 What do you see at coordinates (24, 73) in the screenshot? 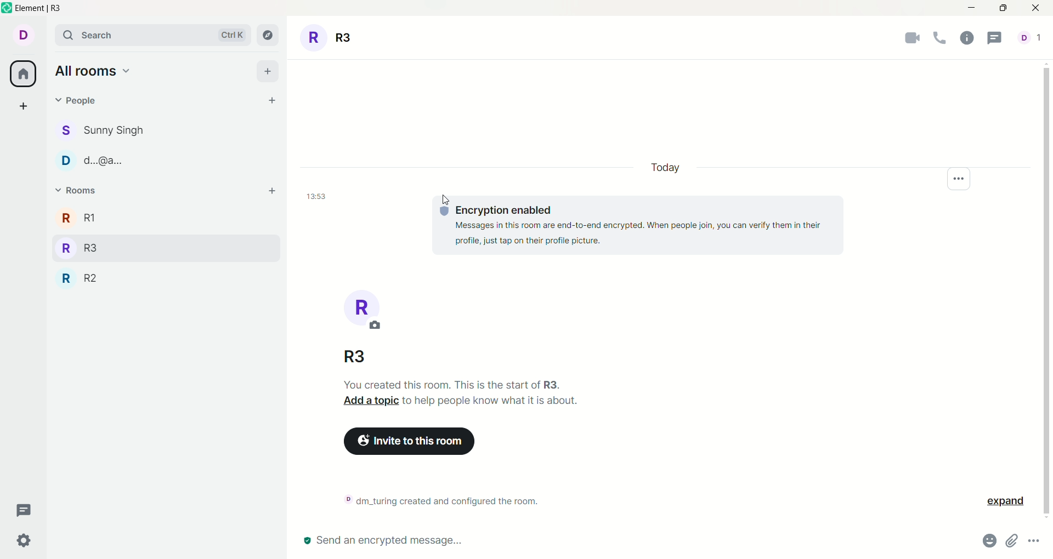
I see `all rooms` at bounding box center [24, 73].